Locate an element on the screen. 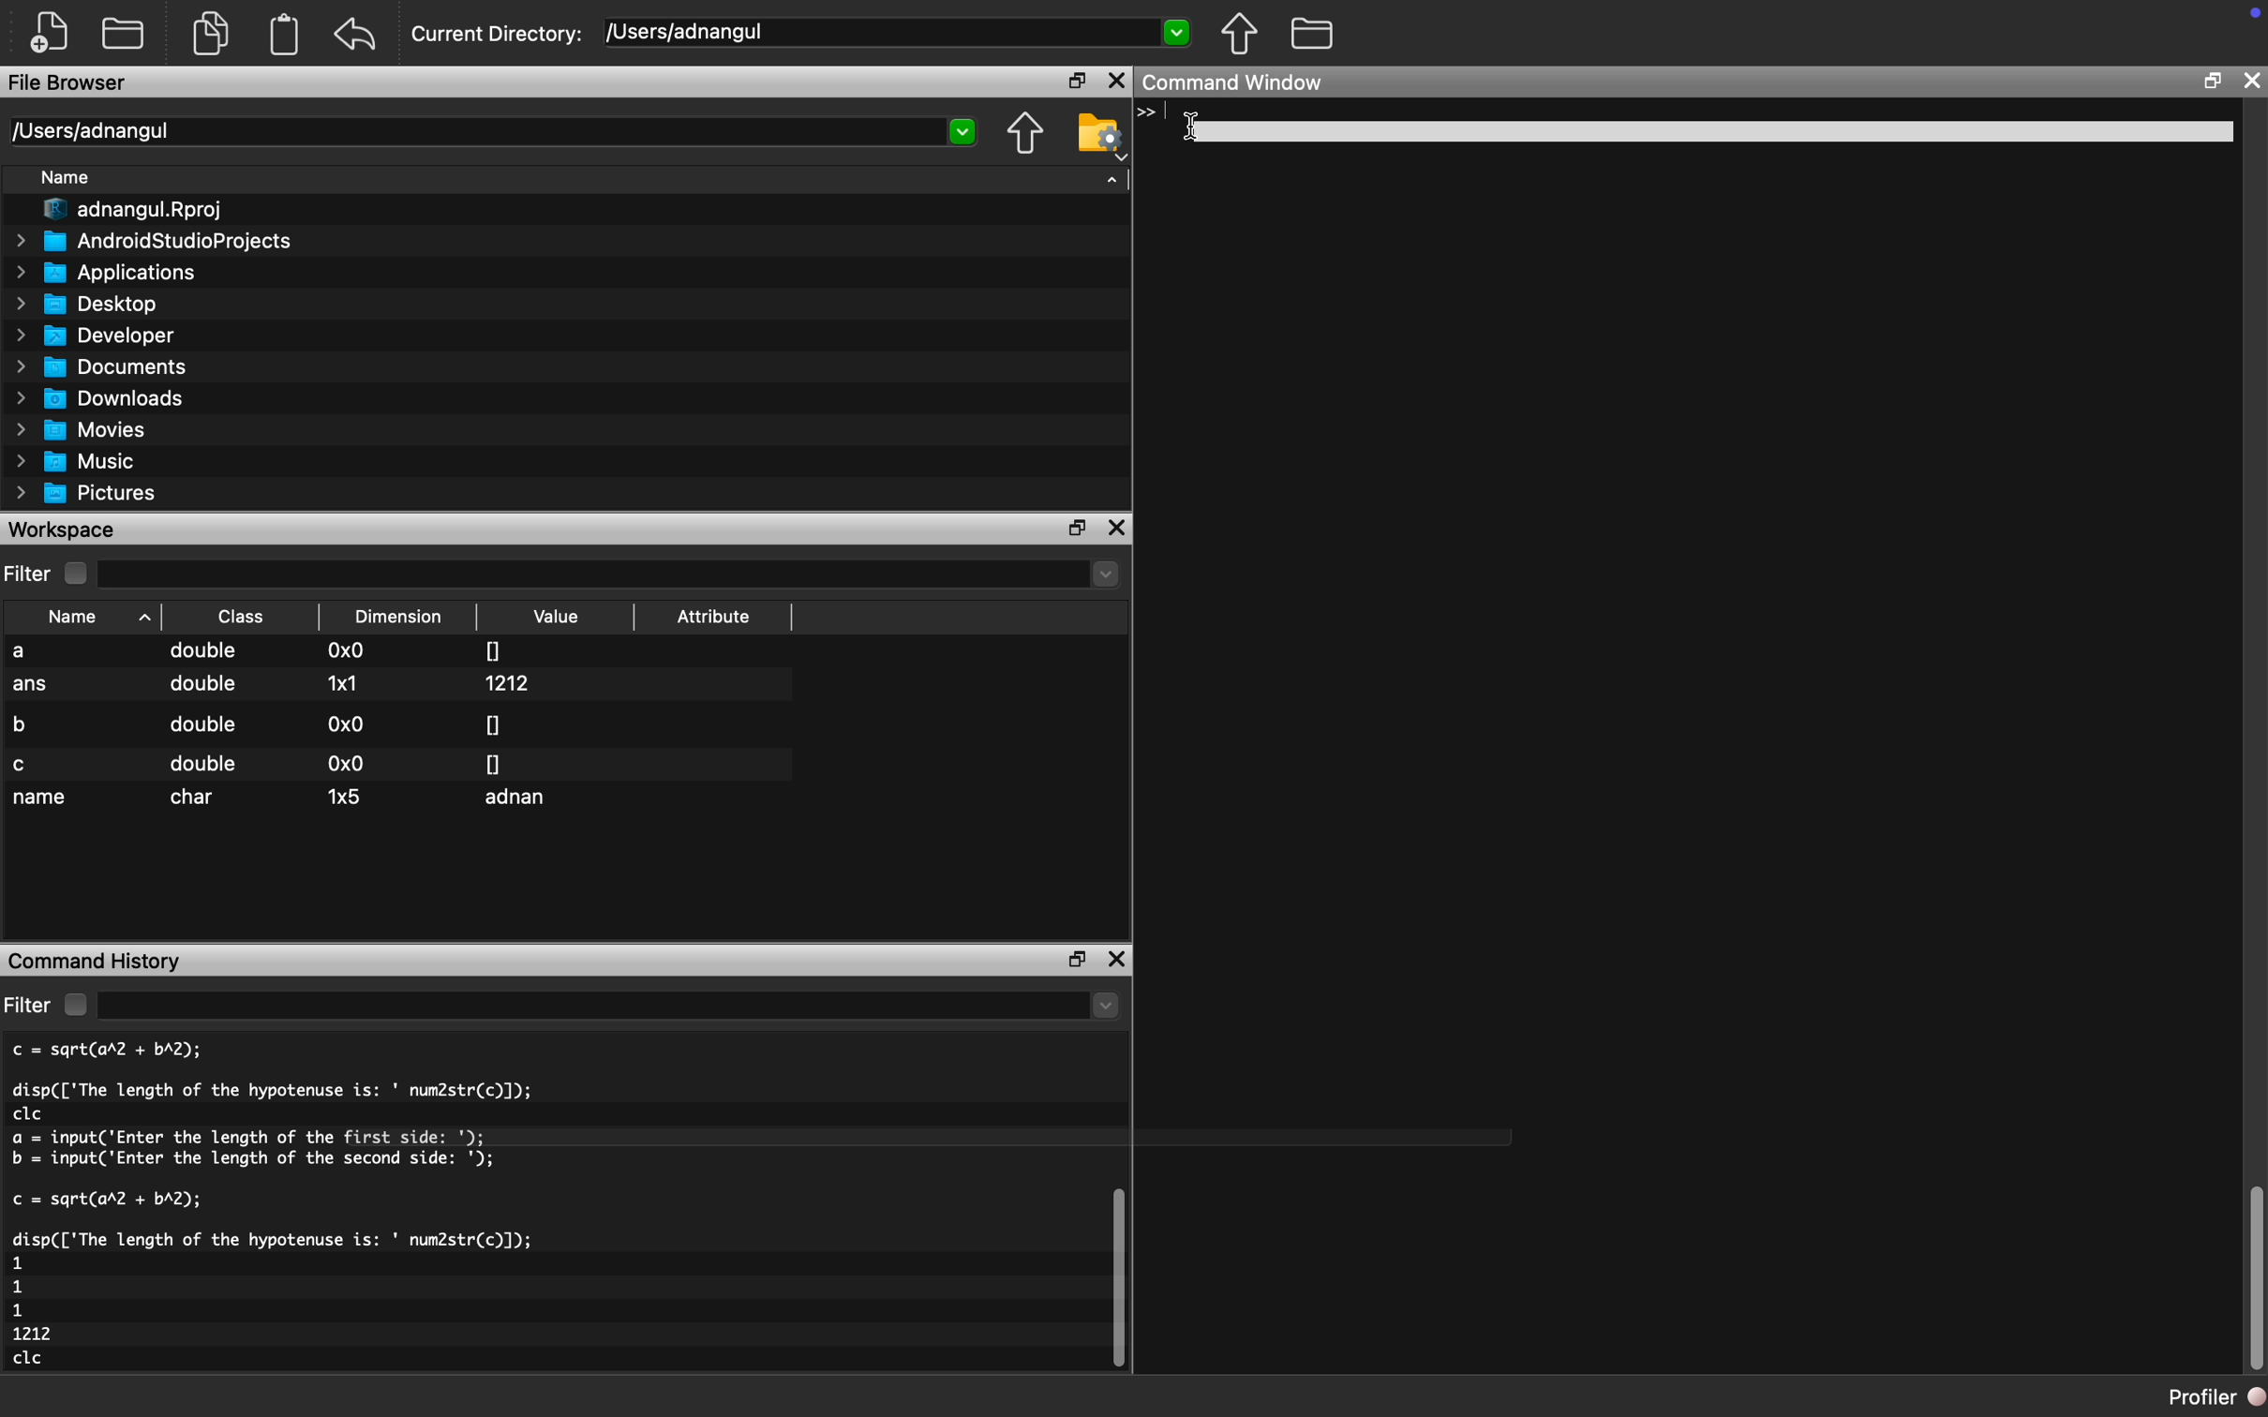  a is located at coordinates (35, 652).